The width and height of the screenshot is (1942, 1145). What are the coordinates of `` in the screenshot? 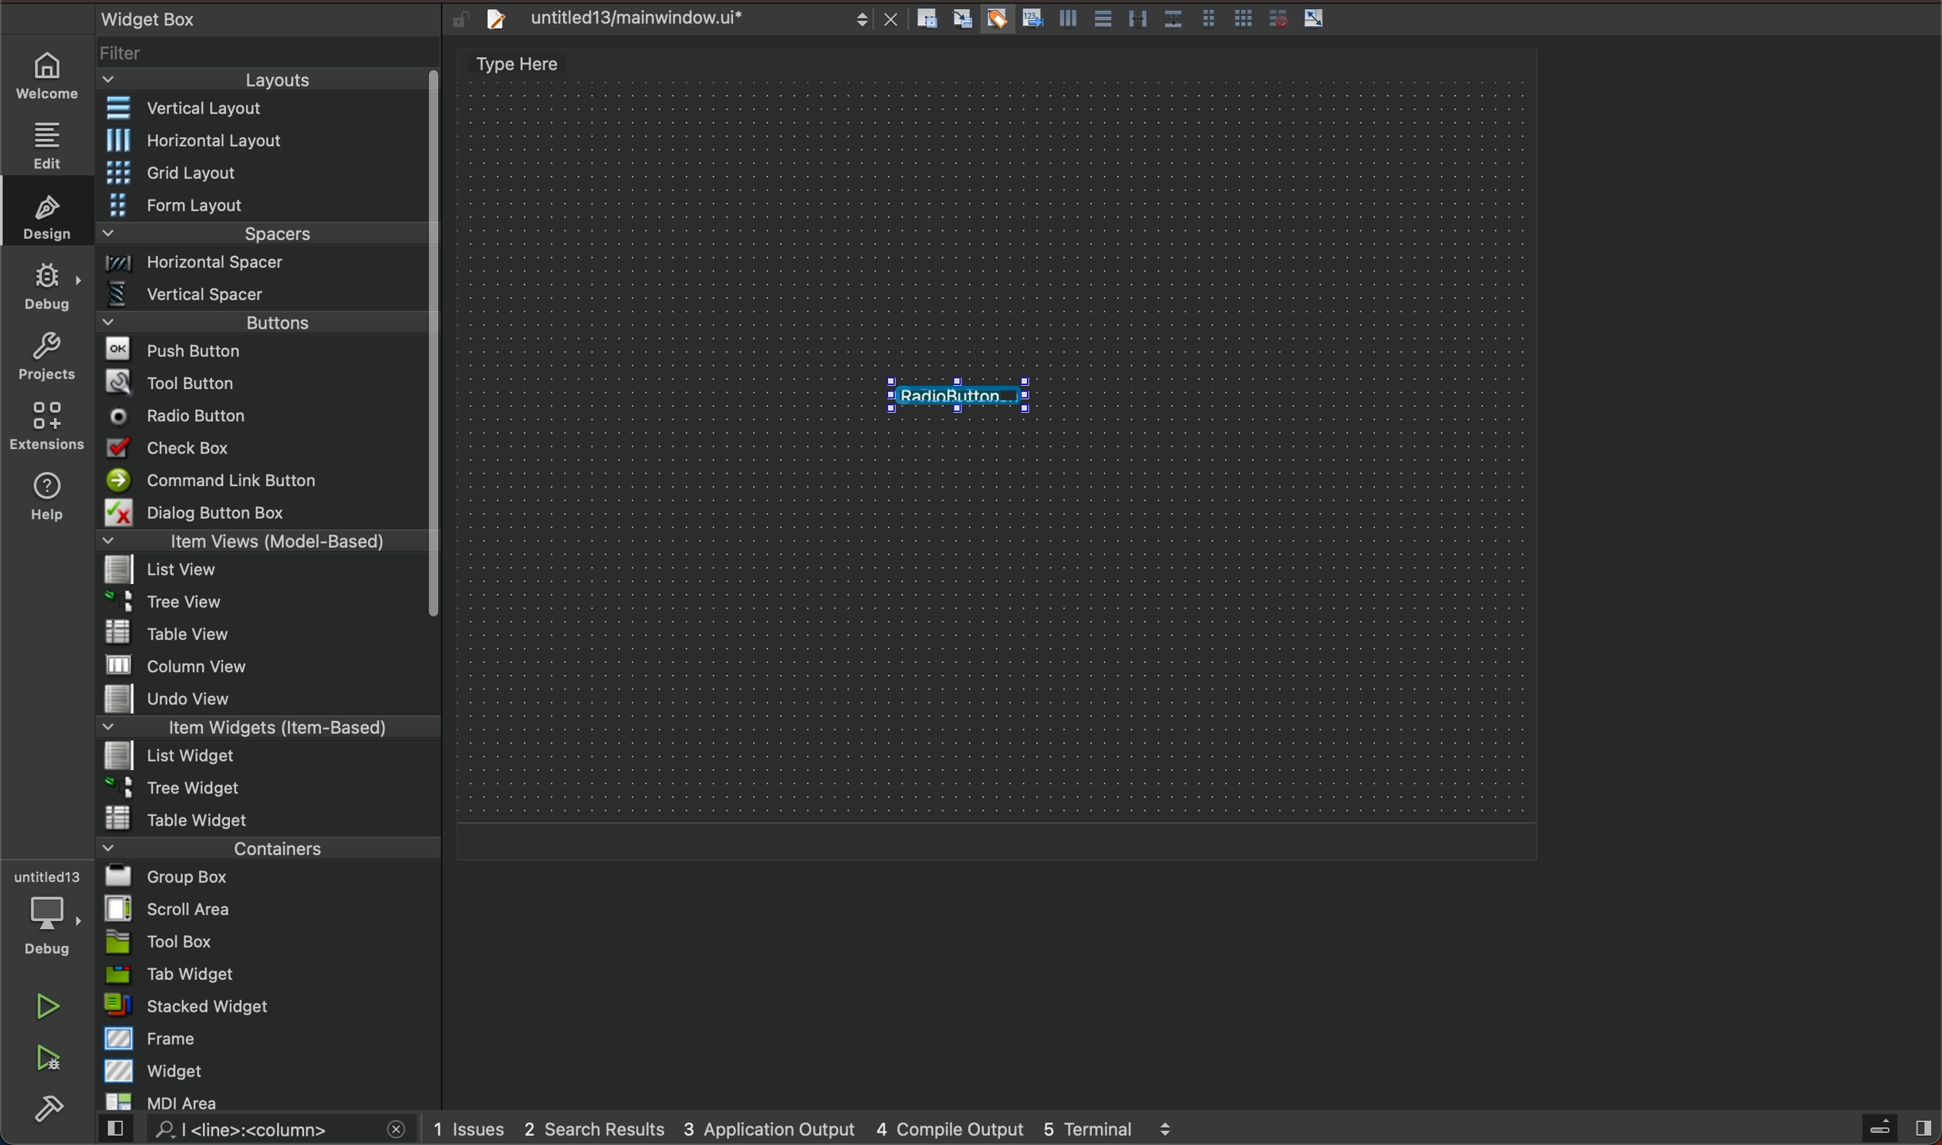 It's located at (1066, 22).